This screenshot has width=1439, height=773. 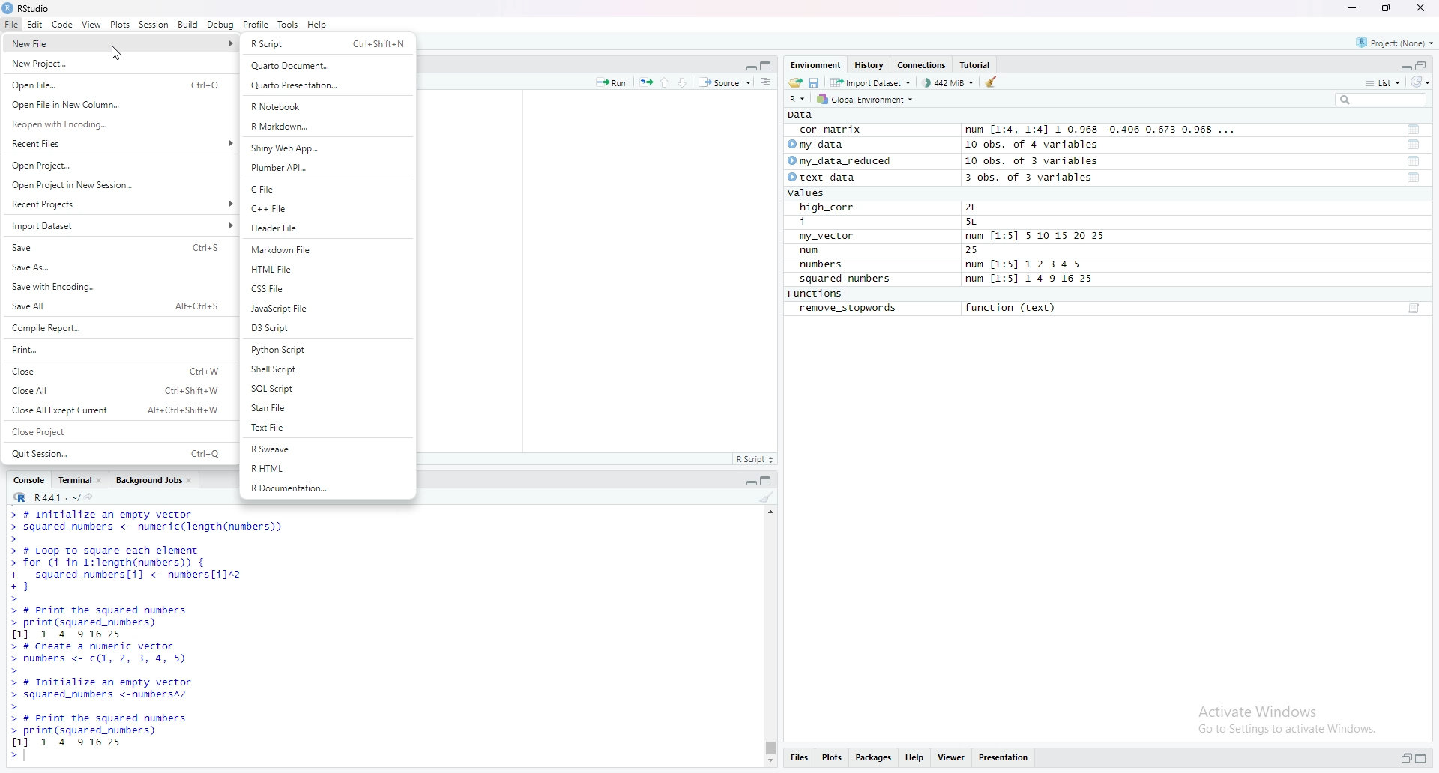 I want to click on Down, so click(x=688, y=81).